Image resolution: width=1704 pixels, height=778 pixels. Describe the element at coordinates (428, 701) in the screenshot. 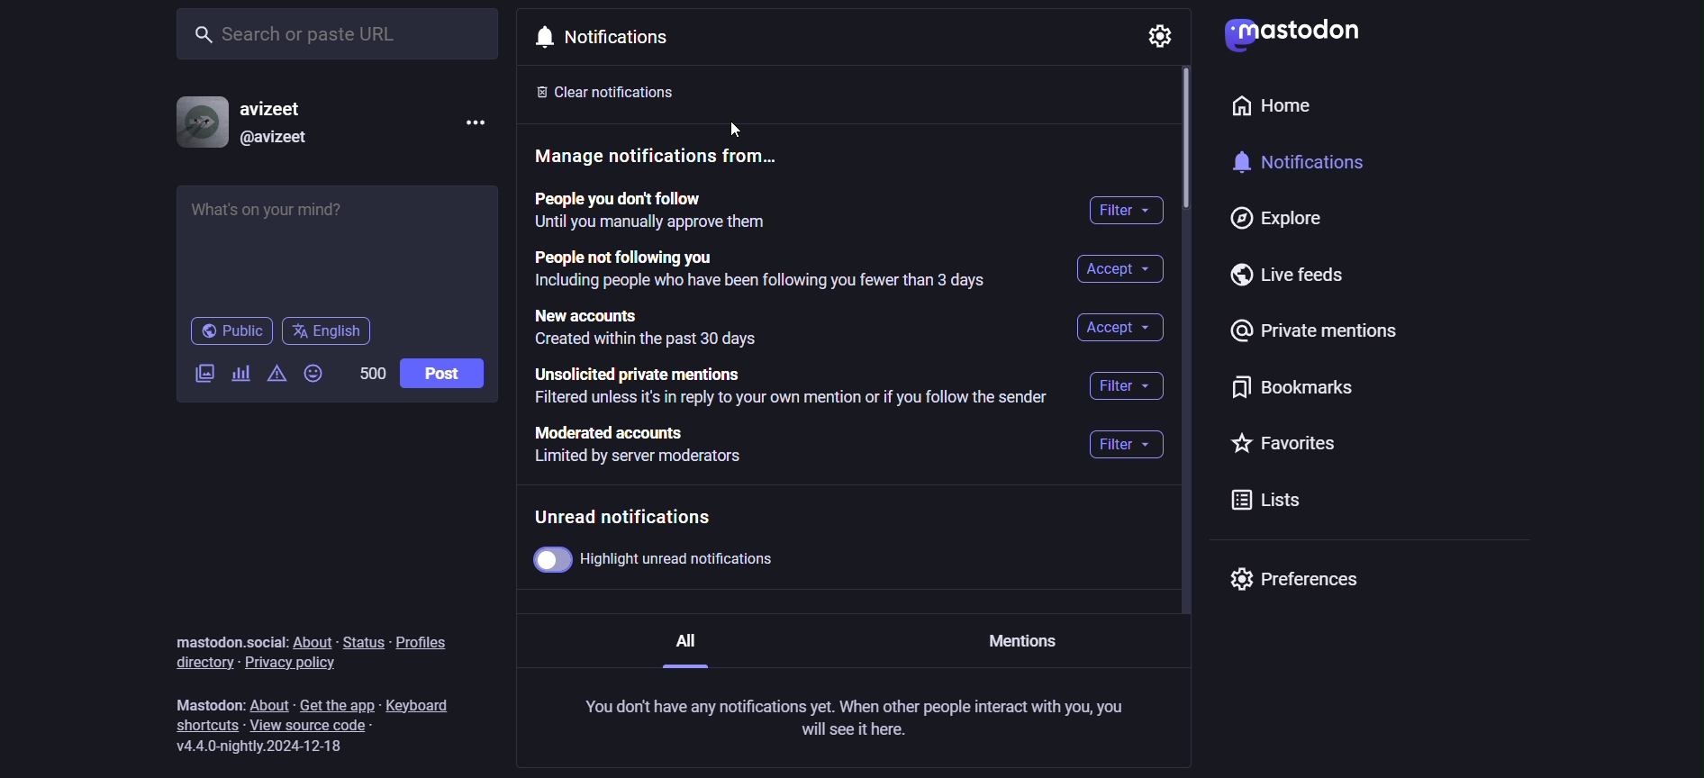

I see `keyboard` at that location.